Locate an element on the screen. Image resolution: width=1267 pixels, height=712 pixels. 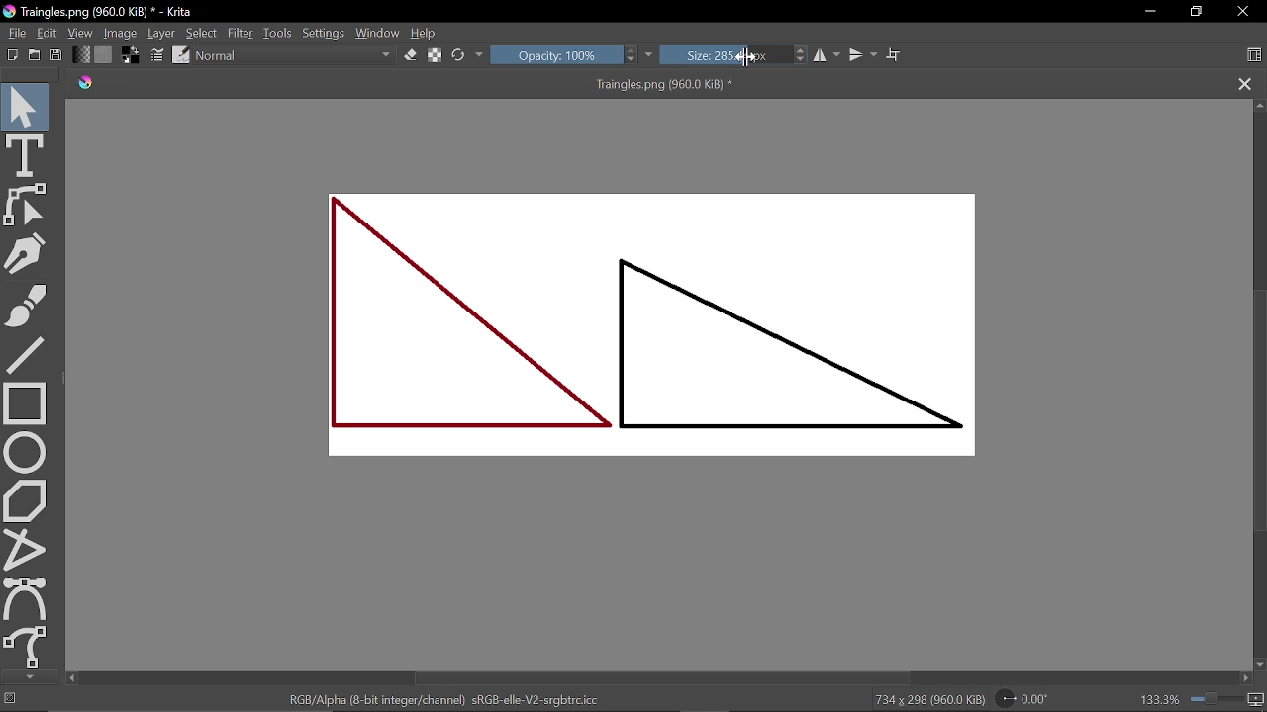
Traingles.png (960.0 KiB) * - Krita is located at coordinates (102, 13).